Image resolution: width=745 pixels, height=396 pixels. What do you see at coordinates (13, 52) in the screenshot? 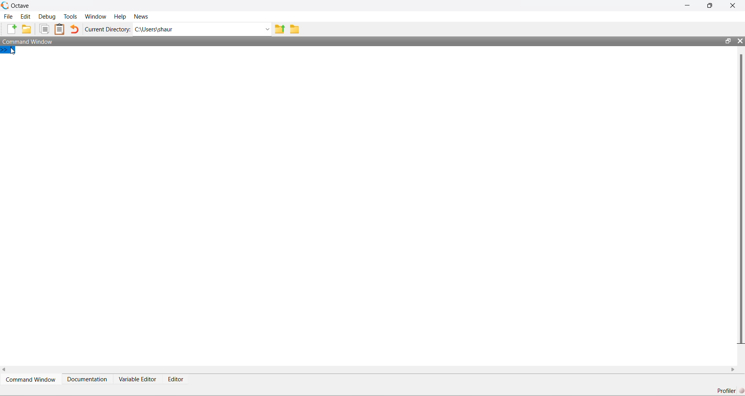
I see `Cursor` at bounding box center [13, 52].